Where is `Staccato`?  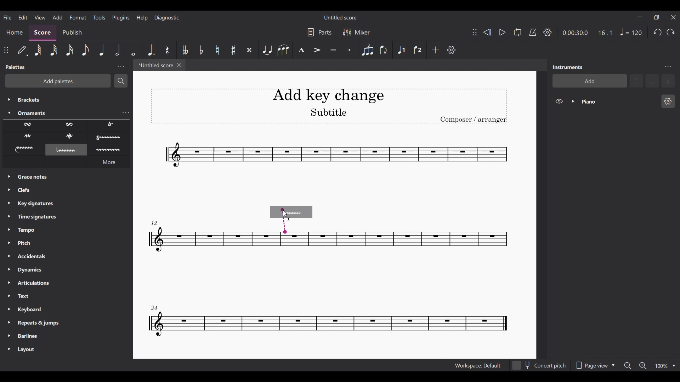 Staccato is located at coordinates (350, 50).